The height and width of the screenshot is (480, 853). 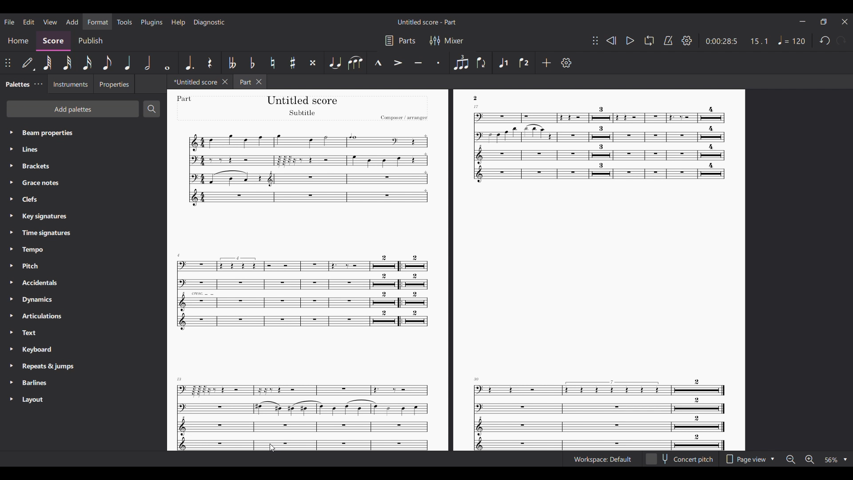 What do you see at coordinates (107, 63) in the screenshot?
I see `8th note` at bounding box center [107, 63].